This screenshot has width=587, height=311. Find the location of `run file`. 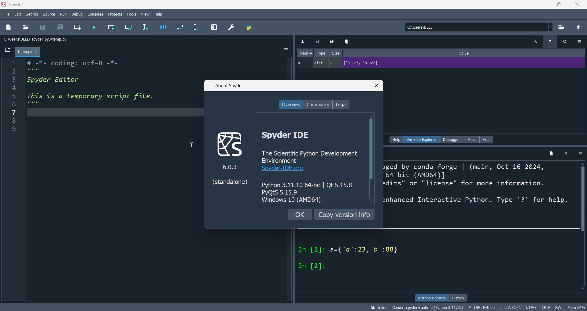

run file is located at coordinates (94, 27).